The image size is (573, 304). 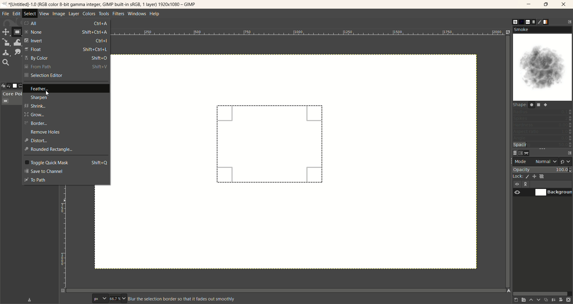 What do you see at coordinates (517, 193) in the screenshot?
I see `visibility` at bounding box center [517, 193].